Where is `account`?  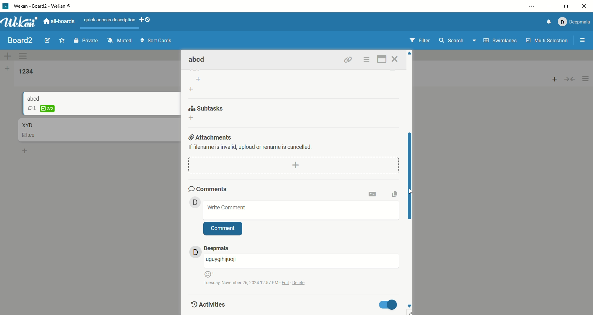 account is located at coordinates (573, 22).